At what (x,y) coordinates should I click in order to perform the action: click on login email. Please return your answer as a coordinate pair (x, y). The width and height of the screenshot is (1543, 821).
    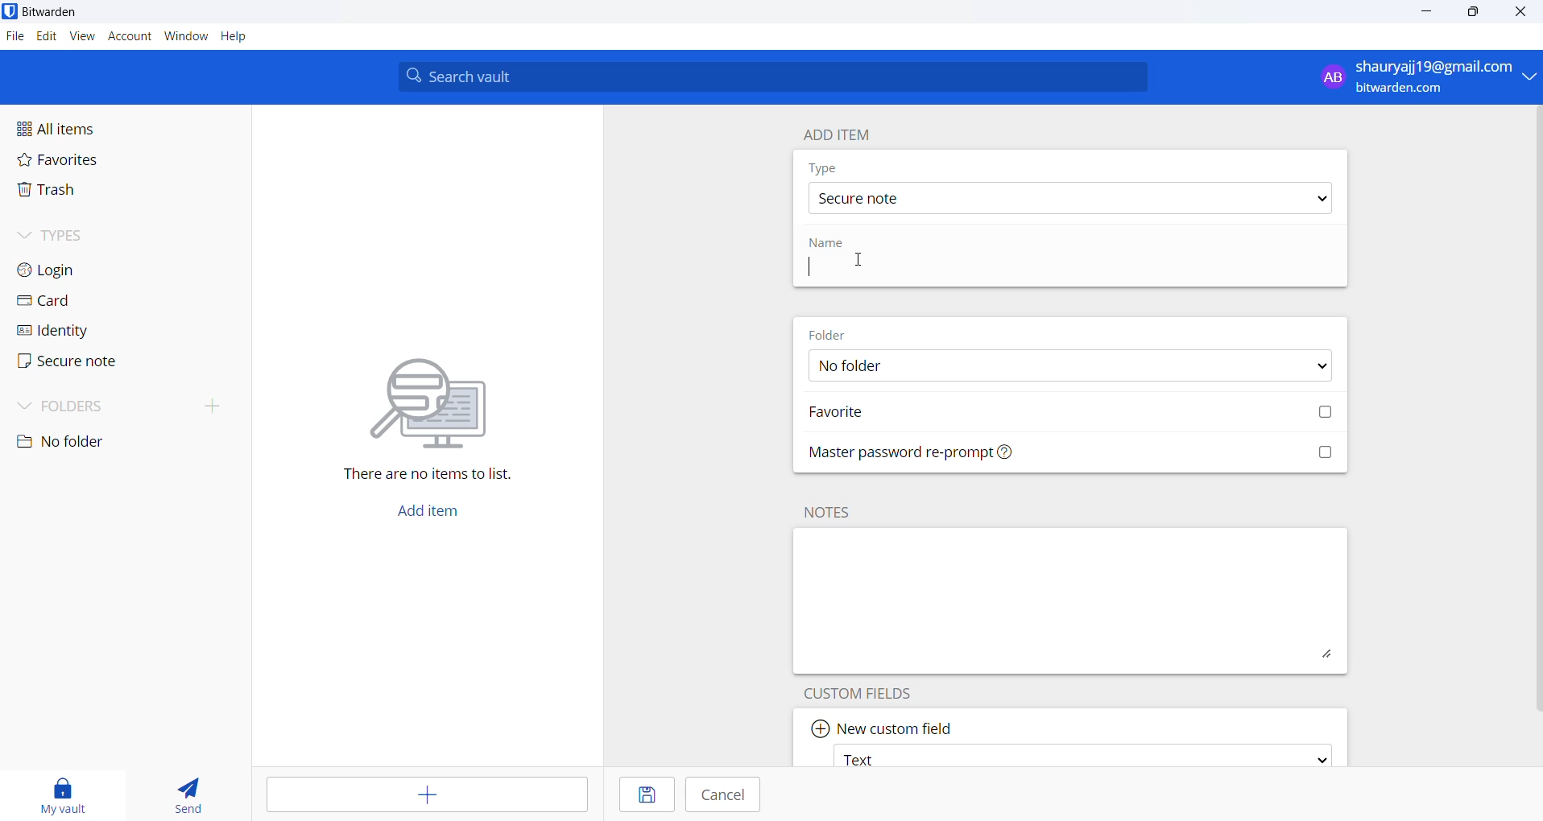
    Looking at the image, I should click on (1414, 77).